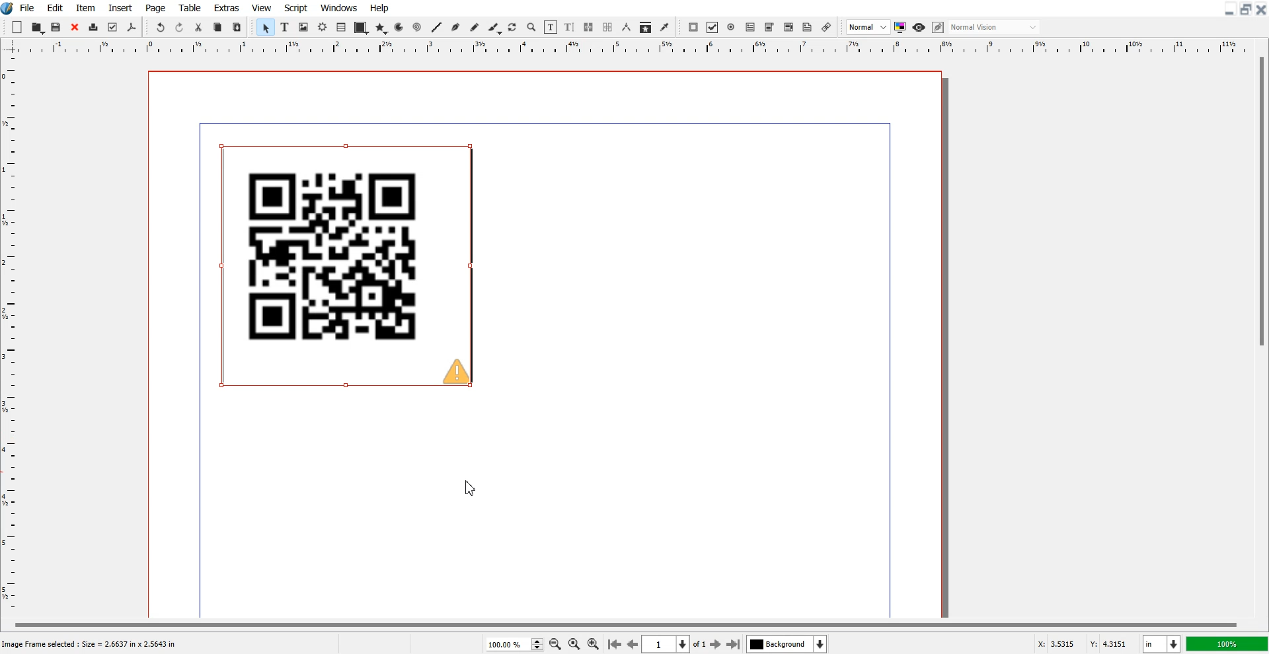 This screenshot has width=1269, height=654. Describe the element at coordinates (265, 28) in the screenshot. I see `Select Item` at that location.